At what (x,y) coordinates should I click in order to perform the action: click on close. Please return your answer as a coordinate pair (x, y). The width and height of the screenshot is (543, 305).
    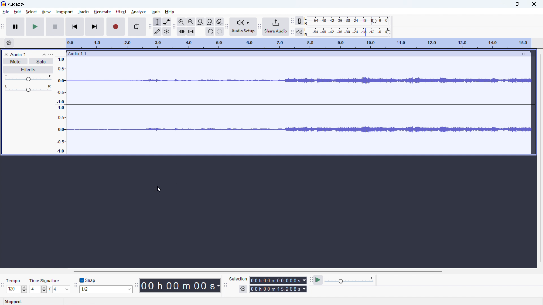
    Looking at the image, I should click on (534, 4).